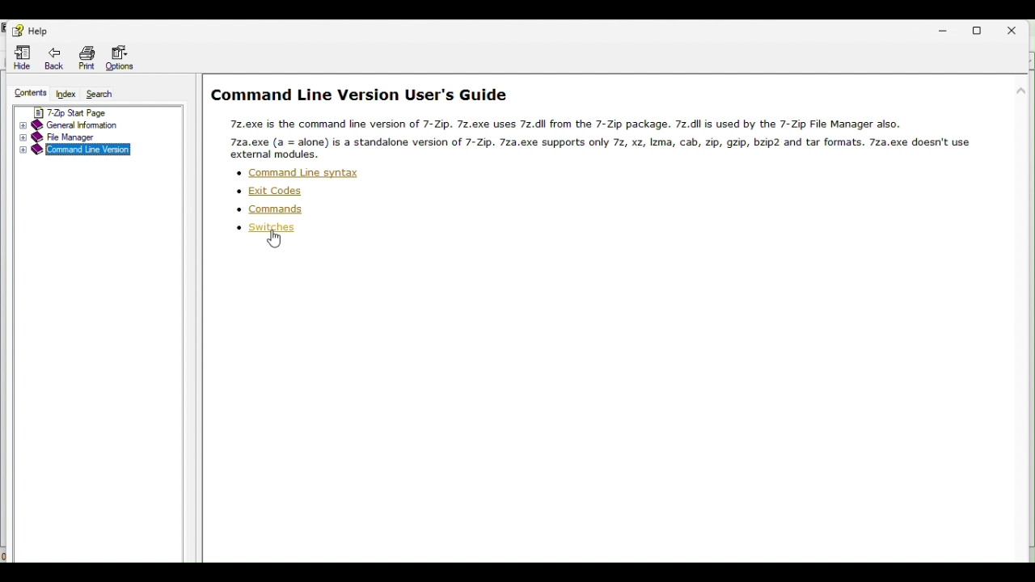 Image resolution: width=1035 pixels, height=582 pixels. I want to click on 7 zip start page, so click(99, 111).